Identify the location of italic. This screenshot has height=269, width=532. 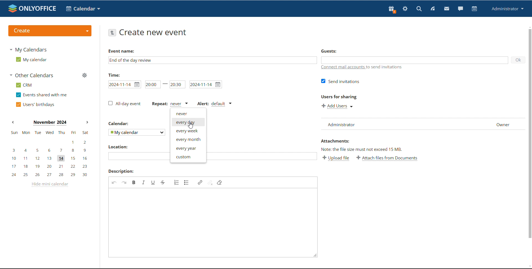
(144, 182).